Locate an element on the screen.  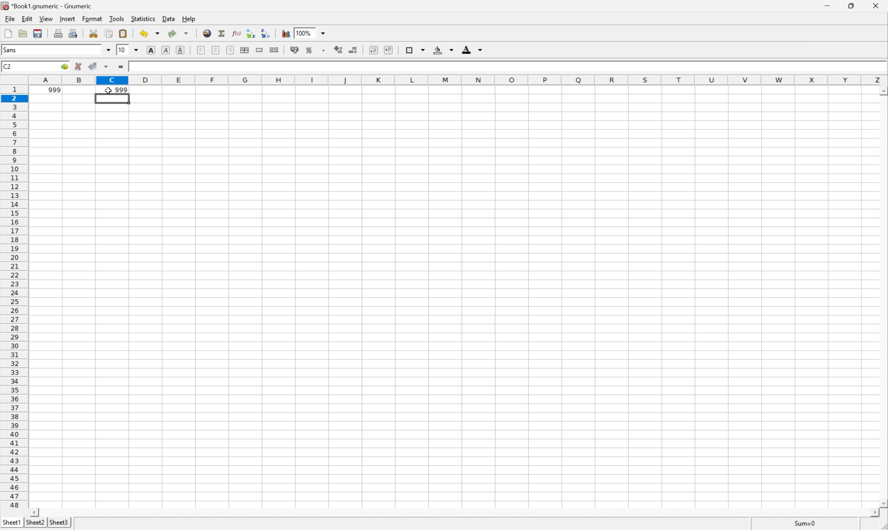
data is located at coordinates (170, 19).